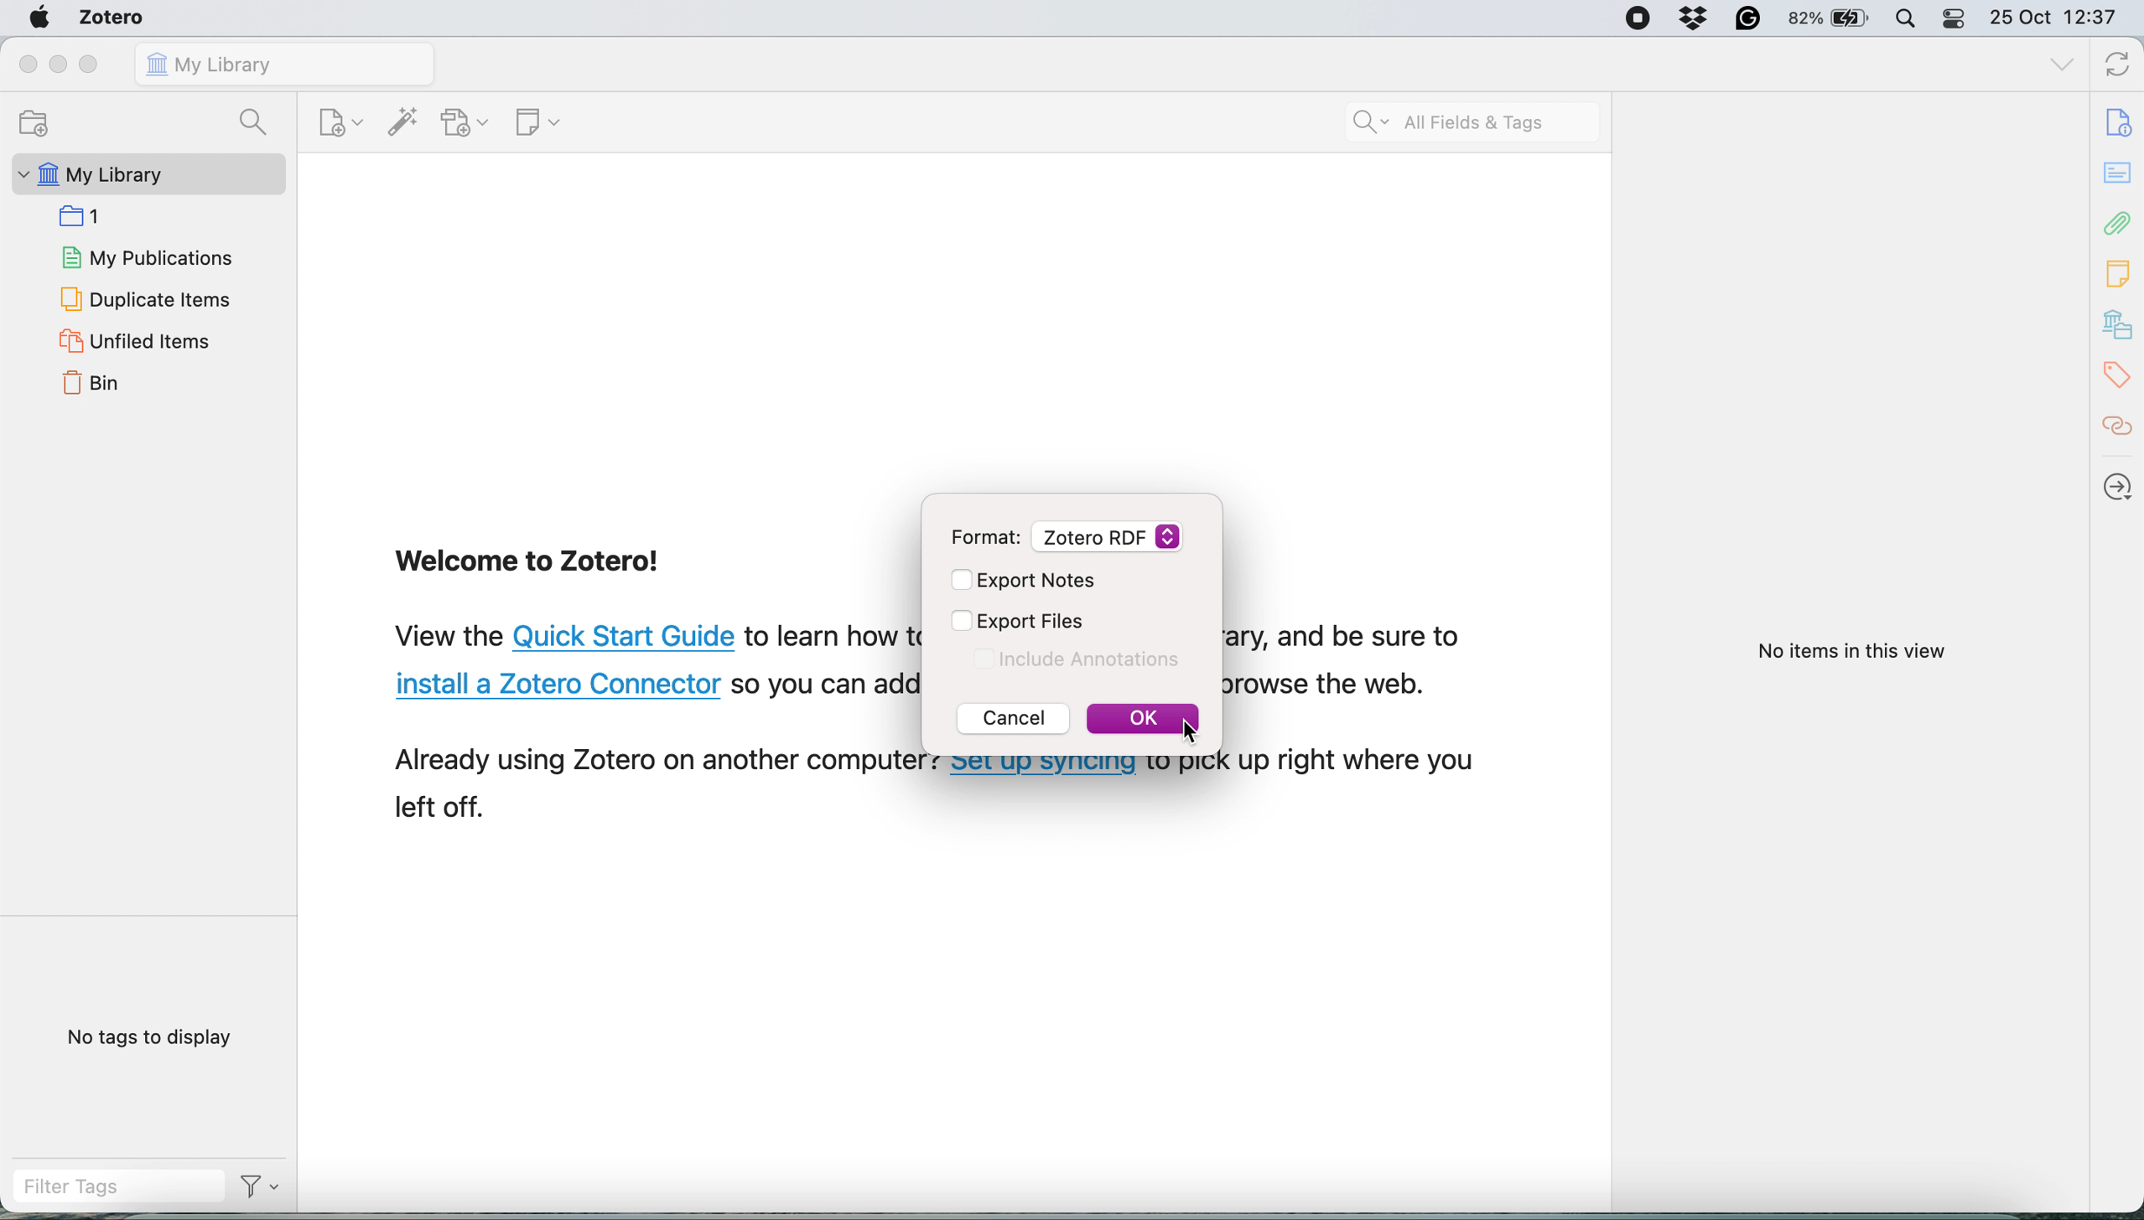 This screenshot has height=1220, width=2144. What do you see at coordinates (405, 123) in the screenshot?
I see `add item by identifier` at bounding box center [405, 123].